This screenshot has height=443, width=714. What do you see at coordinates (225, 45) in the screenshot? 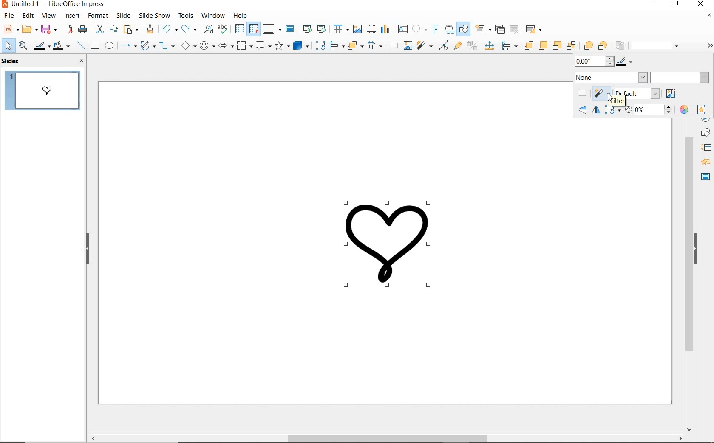
I see `block arrows` at bounding box center [225, 45].